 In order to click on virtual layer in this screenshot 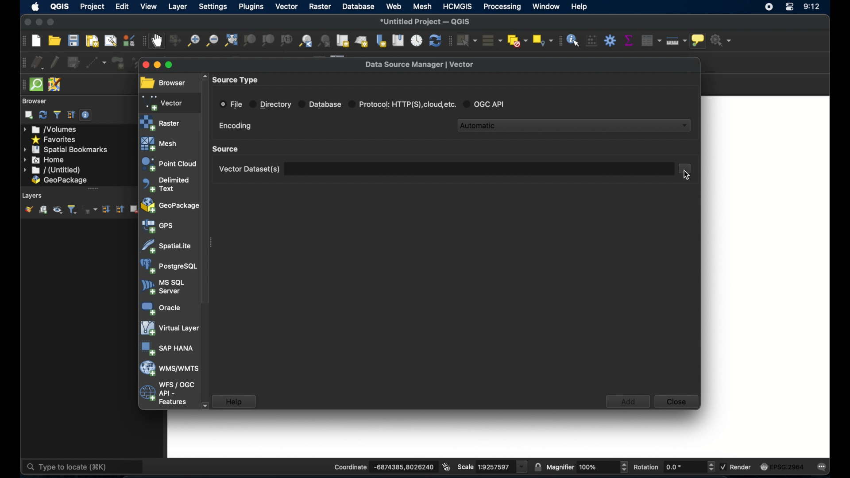, I will do `click(168, 329)`.